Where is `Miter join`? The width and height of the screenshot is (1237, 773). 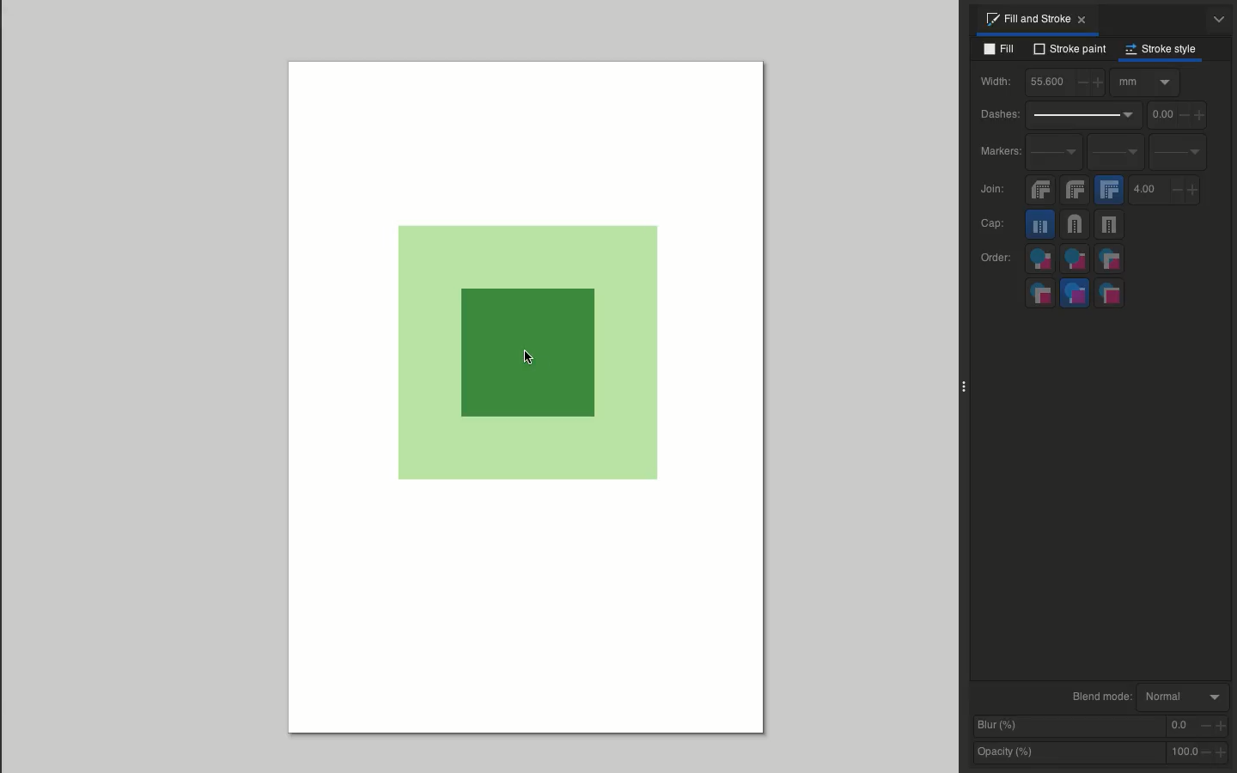 Miter join is located at coordinates (1113, 191).